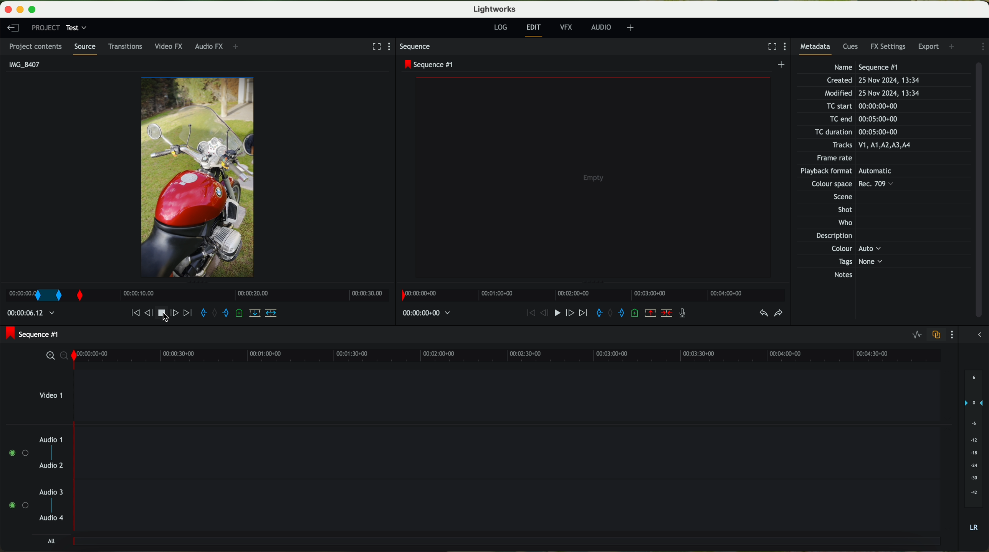  What do you see at coordinates (917, 335) in the screenshot?
I see `toggle audio levels editing` at bounding box center [917, 335].